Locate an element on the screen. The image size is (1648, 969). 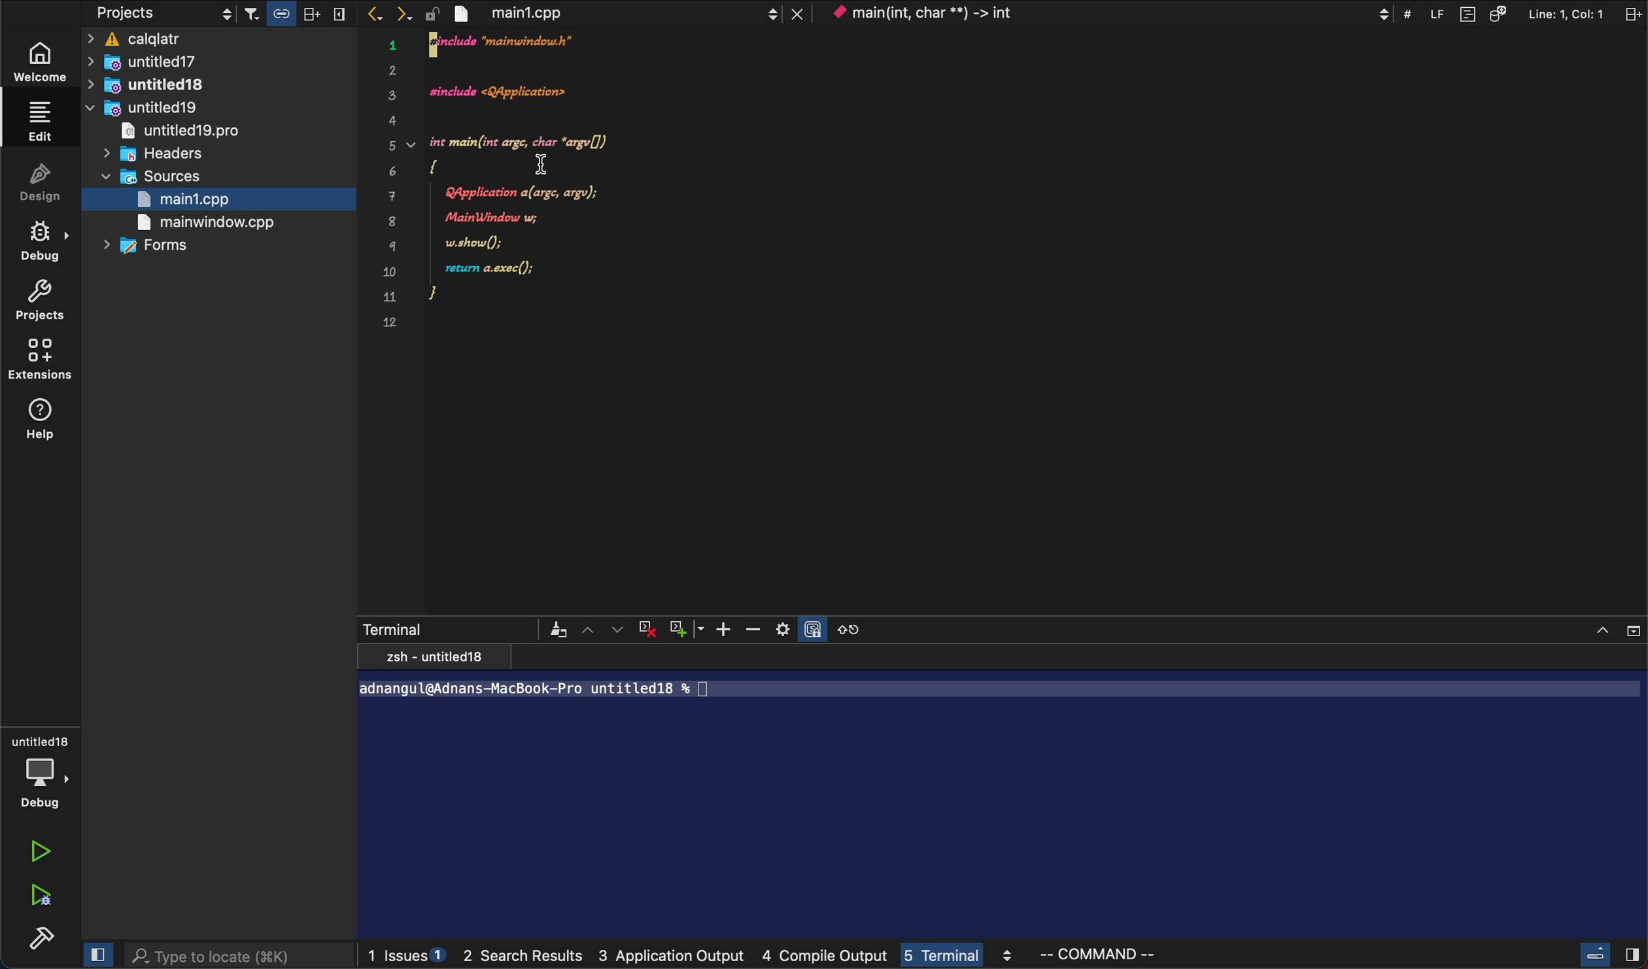
close slidebar is located at coordinates (97, 956).